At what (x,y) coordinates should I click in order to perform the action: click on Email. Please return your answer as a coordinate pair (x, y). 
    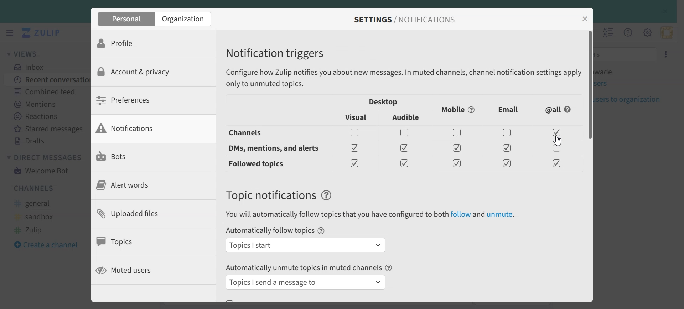
    Looking at the image, I should click on (508, 110).